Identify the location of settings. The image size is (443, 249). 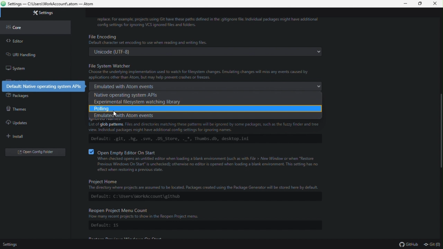
(10, 245).